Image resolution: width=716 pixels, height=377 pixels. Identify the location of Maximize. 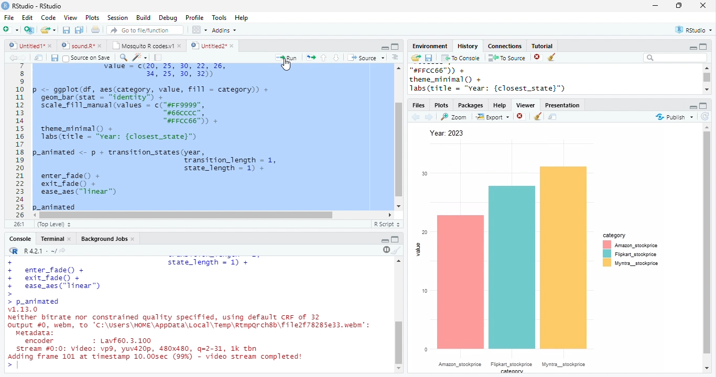
(395, 47).